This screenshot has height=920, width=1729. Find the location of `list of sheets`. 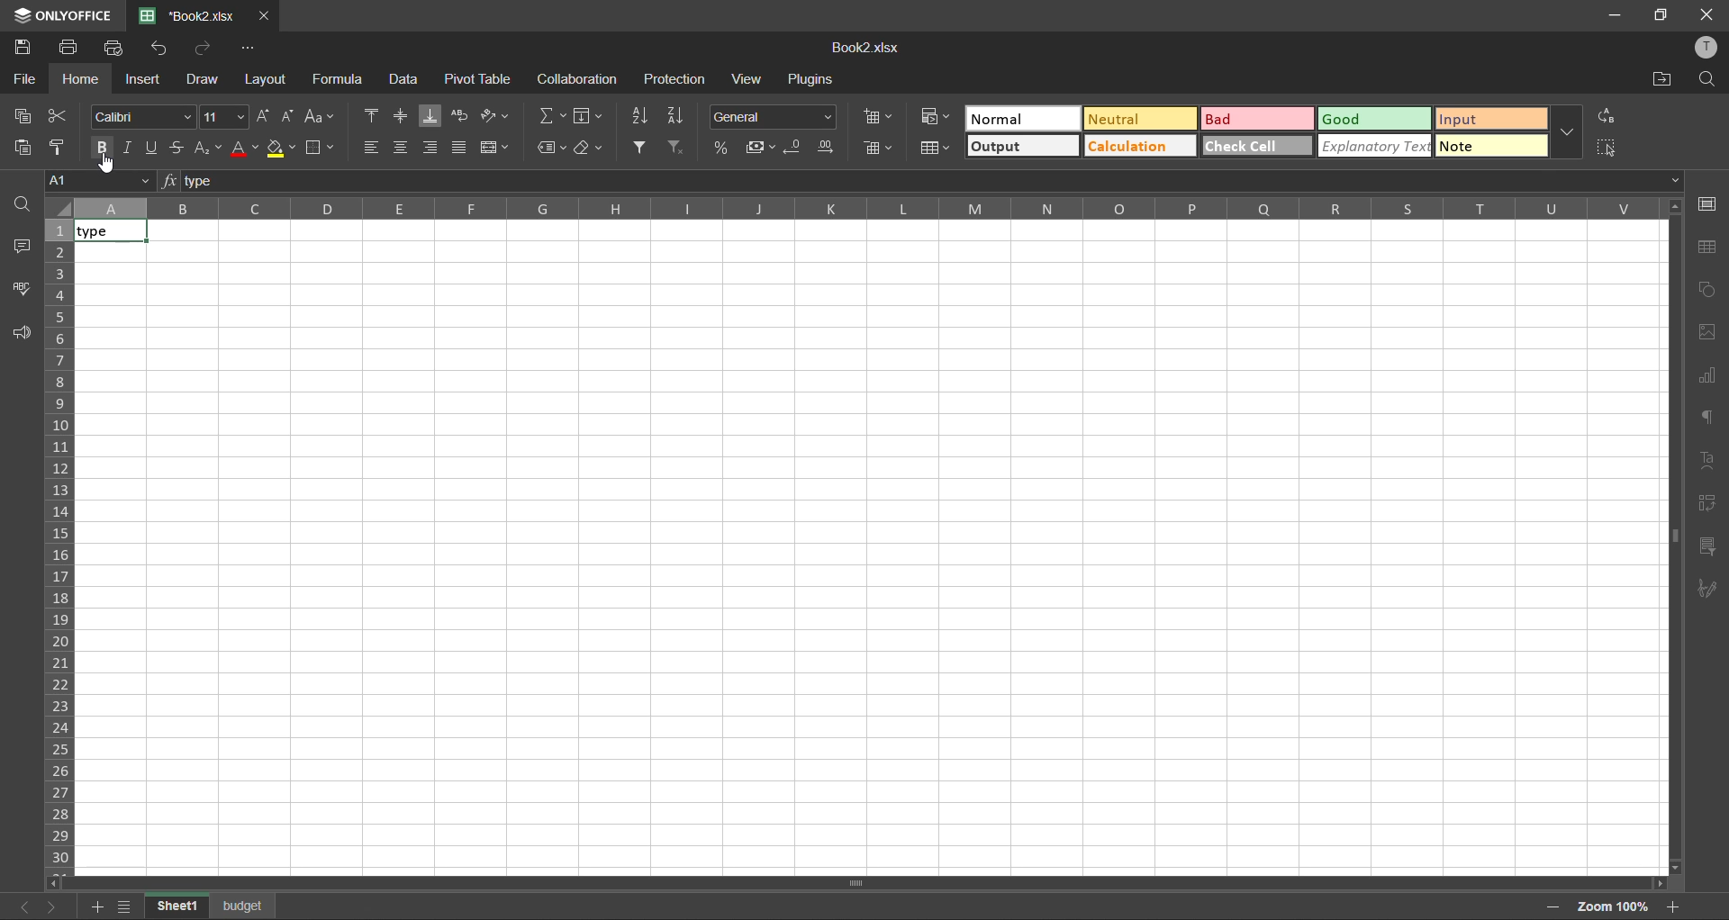

list of sheets is located at coordinates (128, 906).